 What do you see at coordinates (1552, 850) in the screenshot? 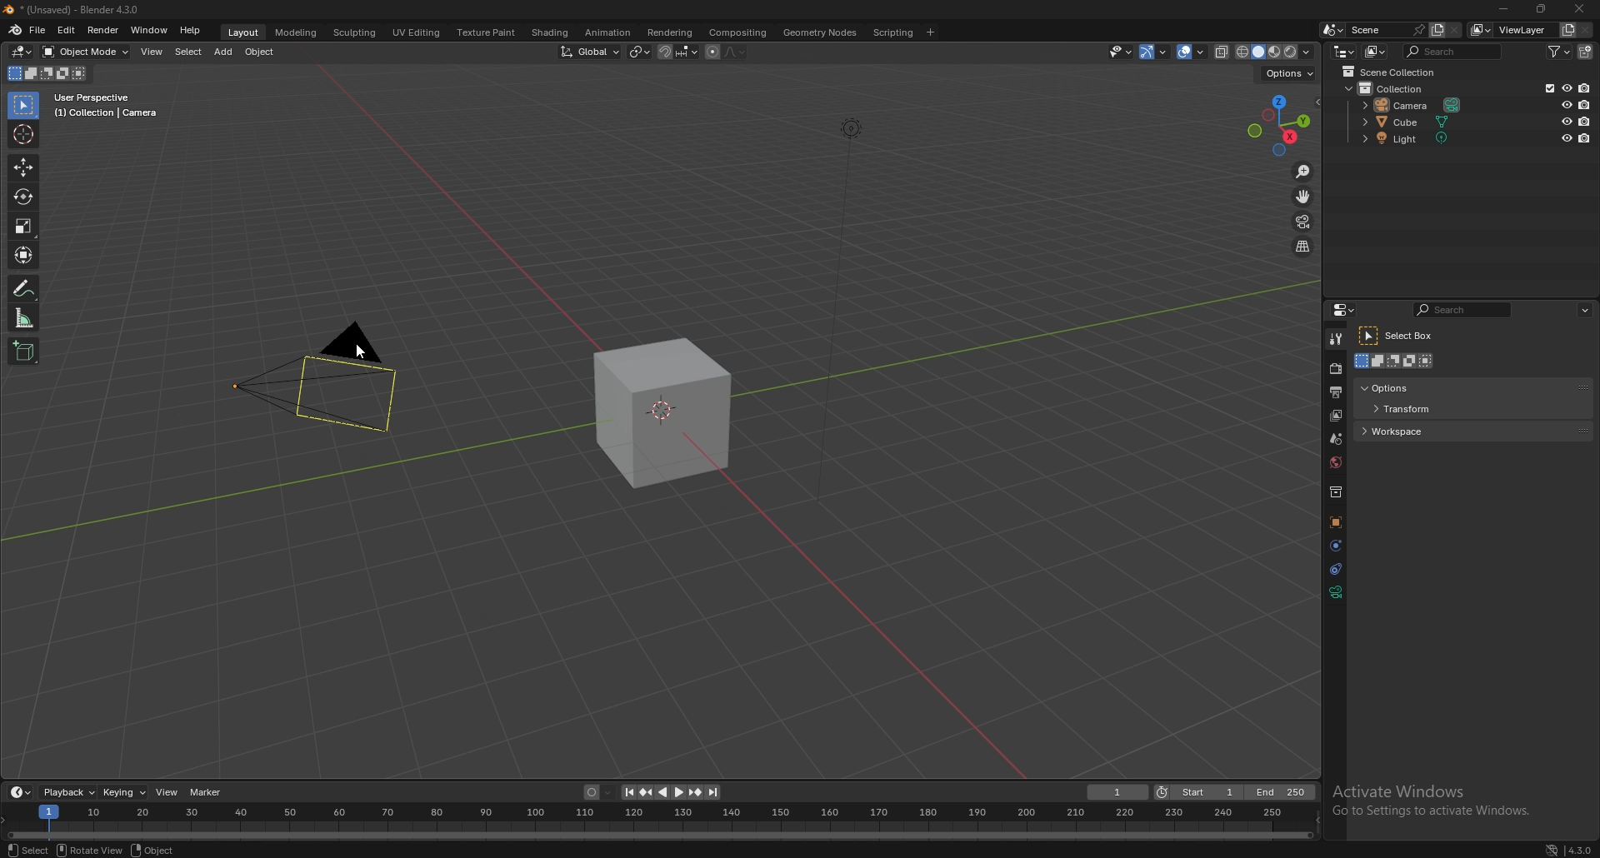
I see `network` at bounding box center [1552, 850].